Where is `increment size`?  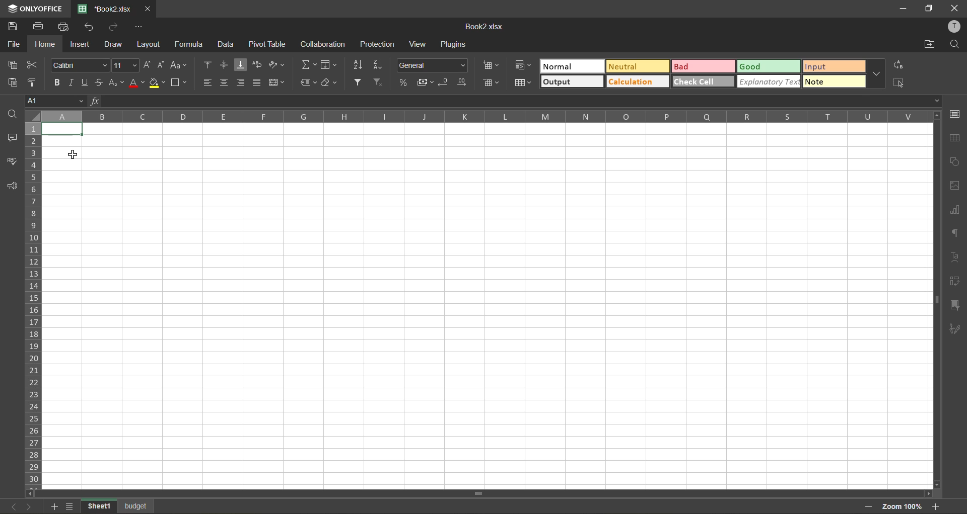
increment size is located at coordinates (146, 65).